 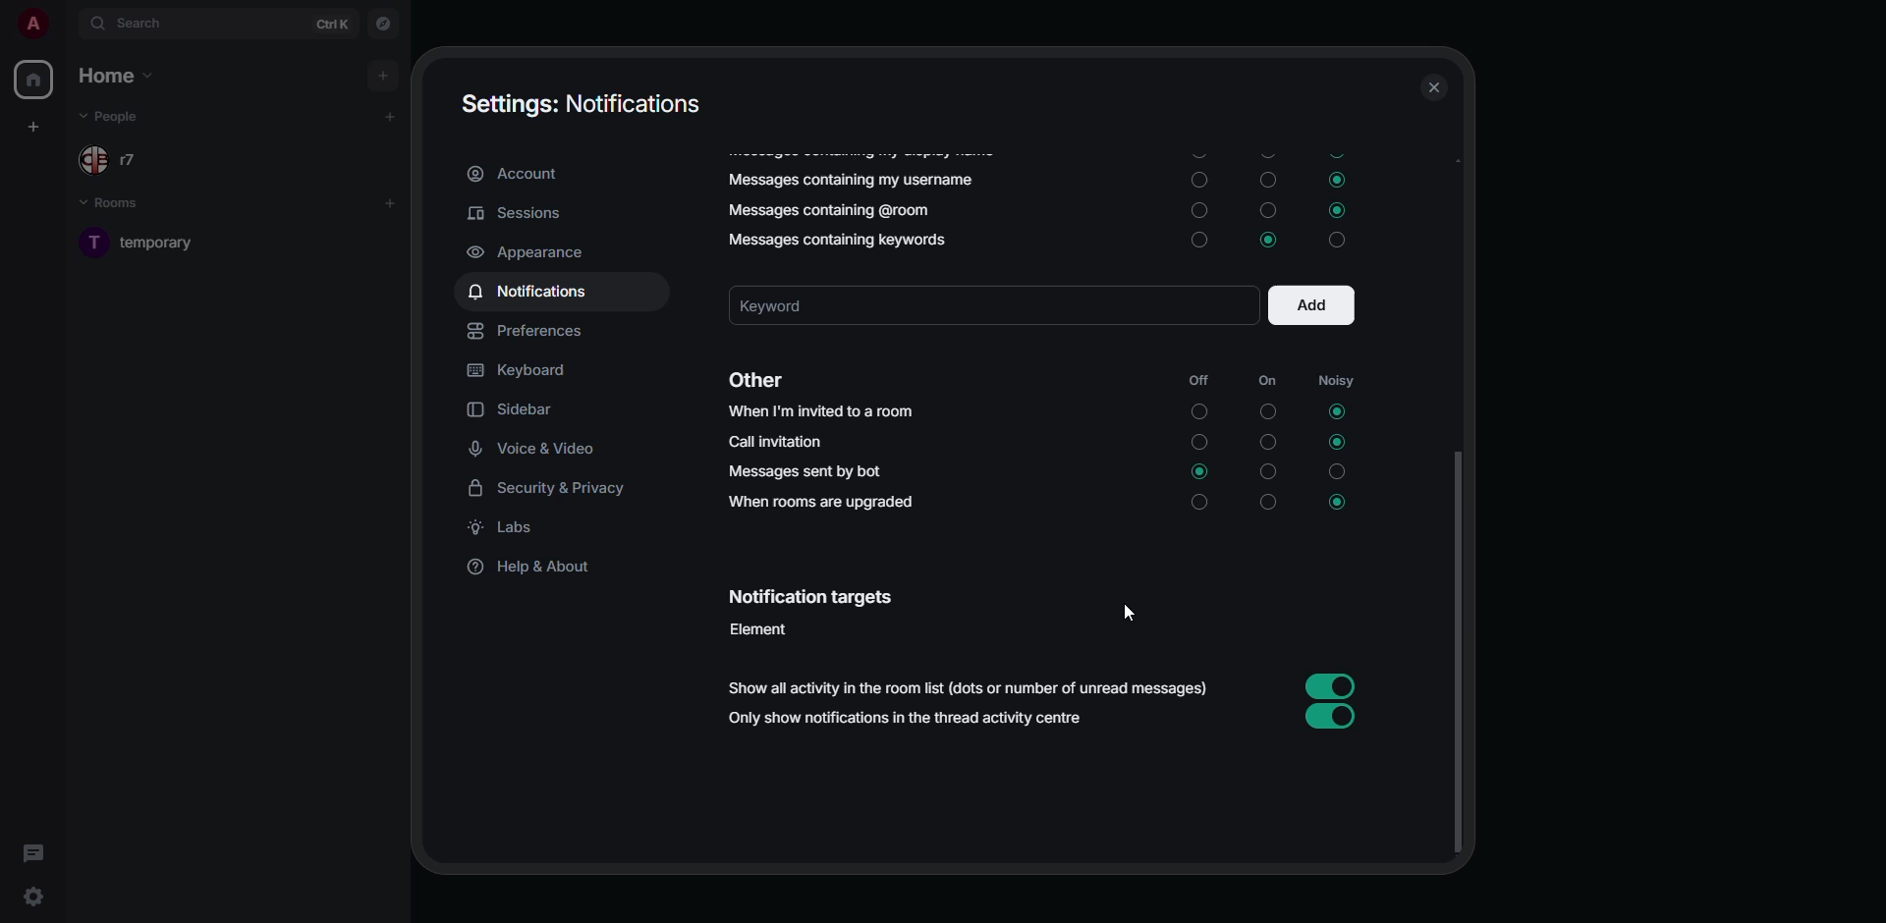 What do you see at coordinates (1266, 412) in the screenshot?
I see `On` at bounding box center [1266, 412].